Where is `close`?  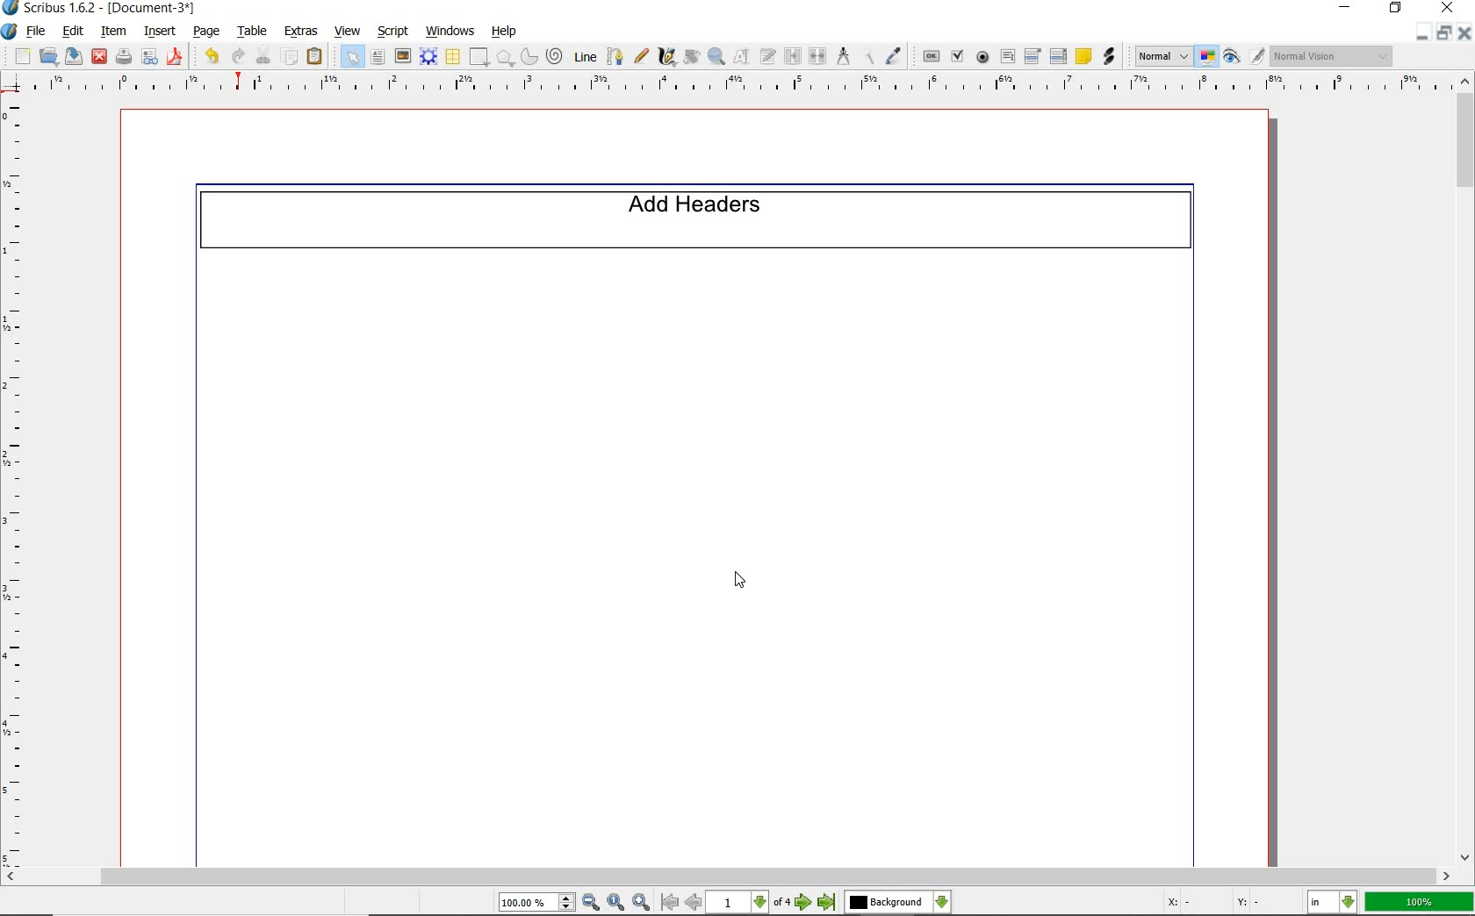
close is located at coordinates (100, 58).